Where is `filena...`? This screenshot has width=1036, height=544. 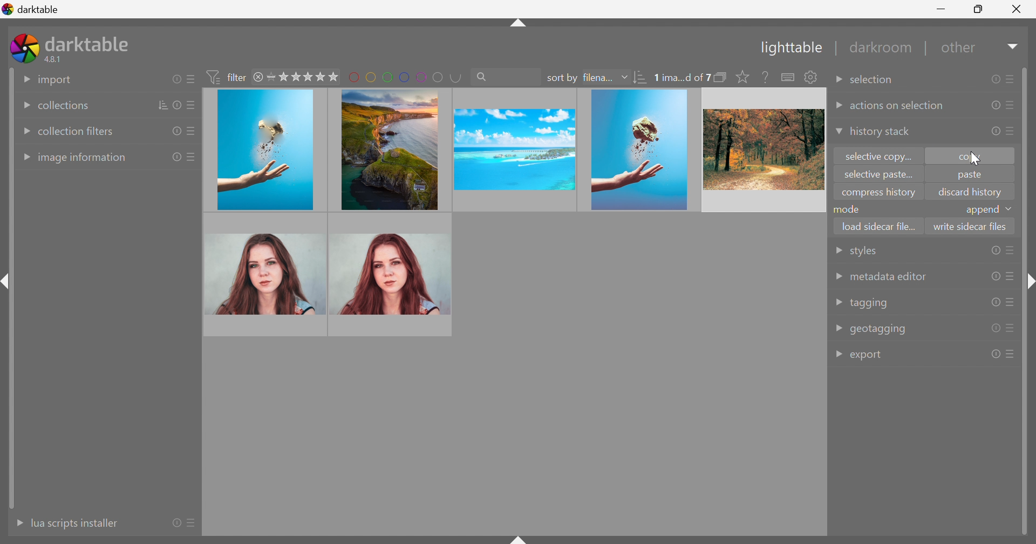
filena... is located at coordinates (596, 78).